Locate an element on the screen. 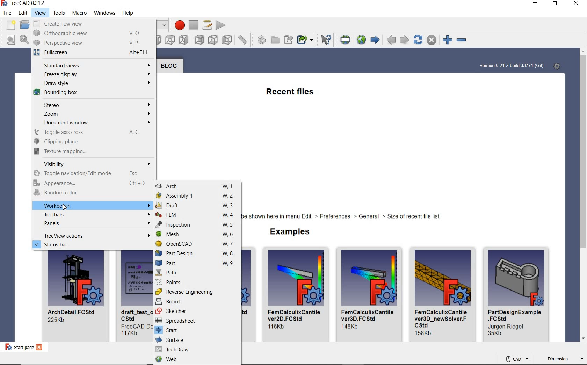 This screenshot has width=587, height=365. draft is located at coordinates (197, 206).